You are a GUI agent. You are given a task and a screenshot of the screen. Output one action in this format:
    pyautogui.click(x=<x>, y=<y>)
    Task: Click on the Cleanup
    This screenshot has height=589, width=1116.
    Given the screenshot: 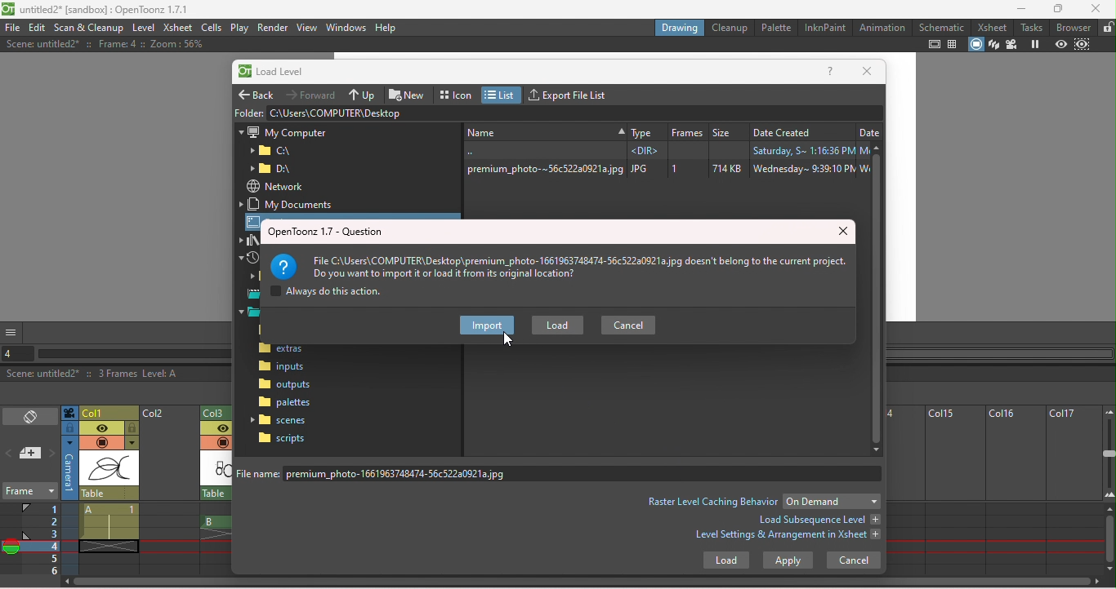 What is the action you would take?
    pyautogui.click(x=732, y=27)
    